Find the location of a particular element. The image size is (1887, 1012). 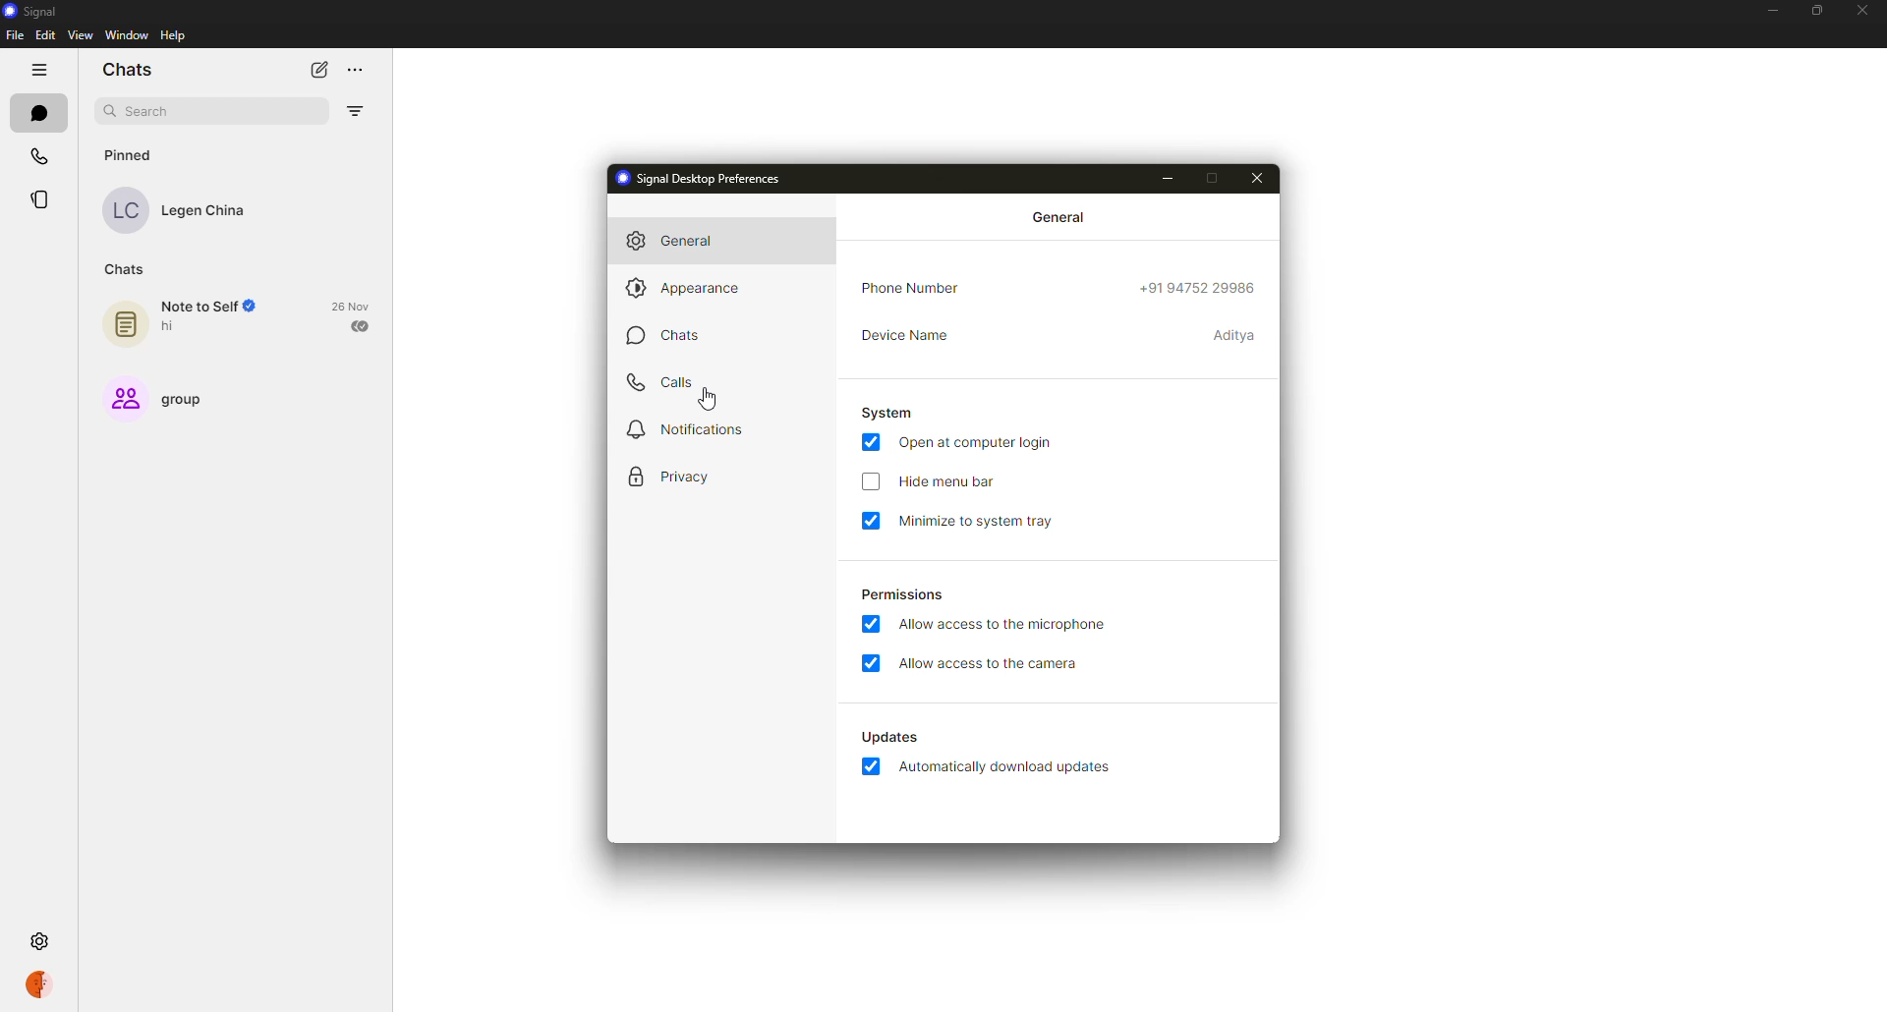

click to enable is located at coordinates (873, 484).